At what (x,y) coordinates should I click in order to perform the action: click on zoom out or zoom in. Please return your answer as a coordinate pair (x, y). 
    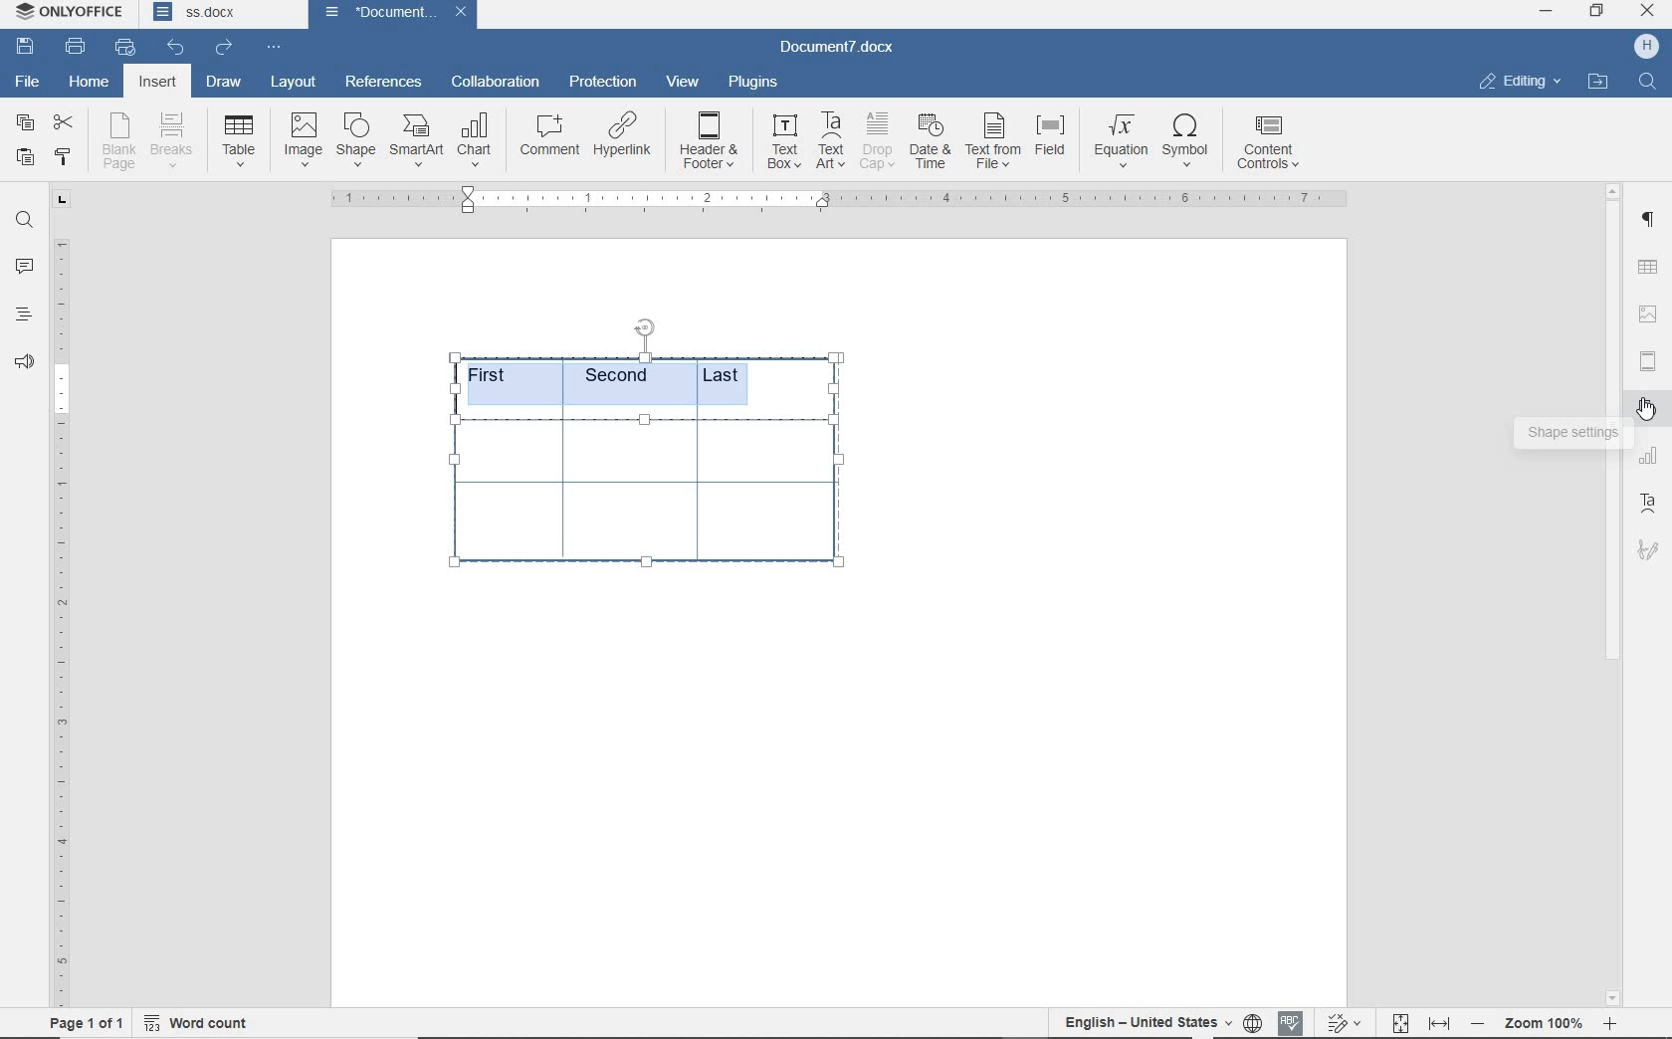
    Looking at the image, I should click on (1549, 1020).